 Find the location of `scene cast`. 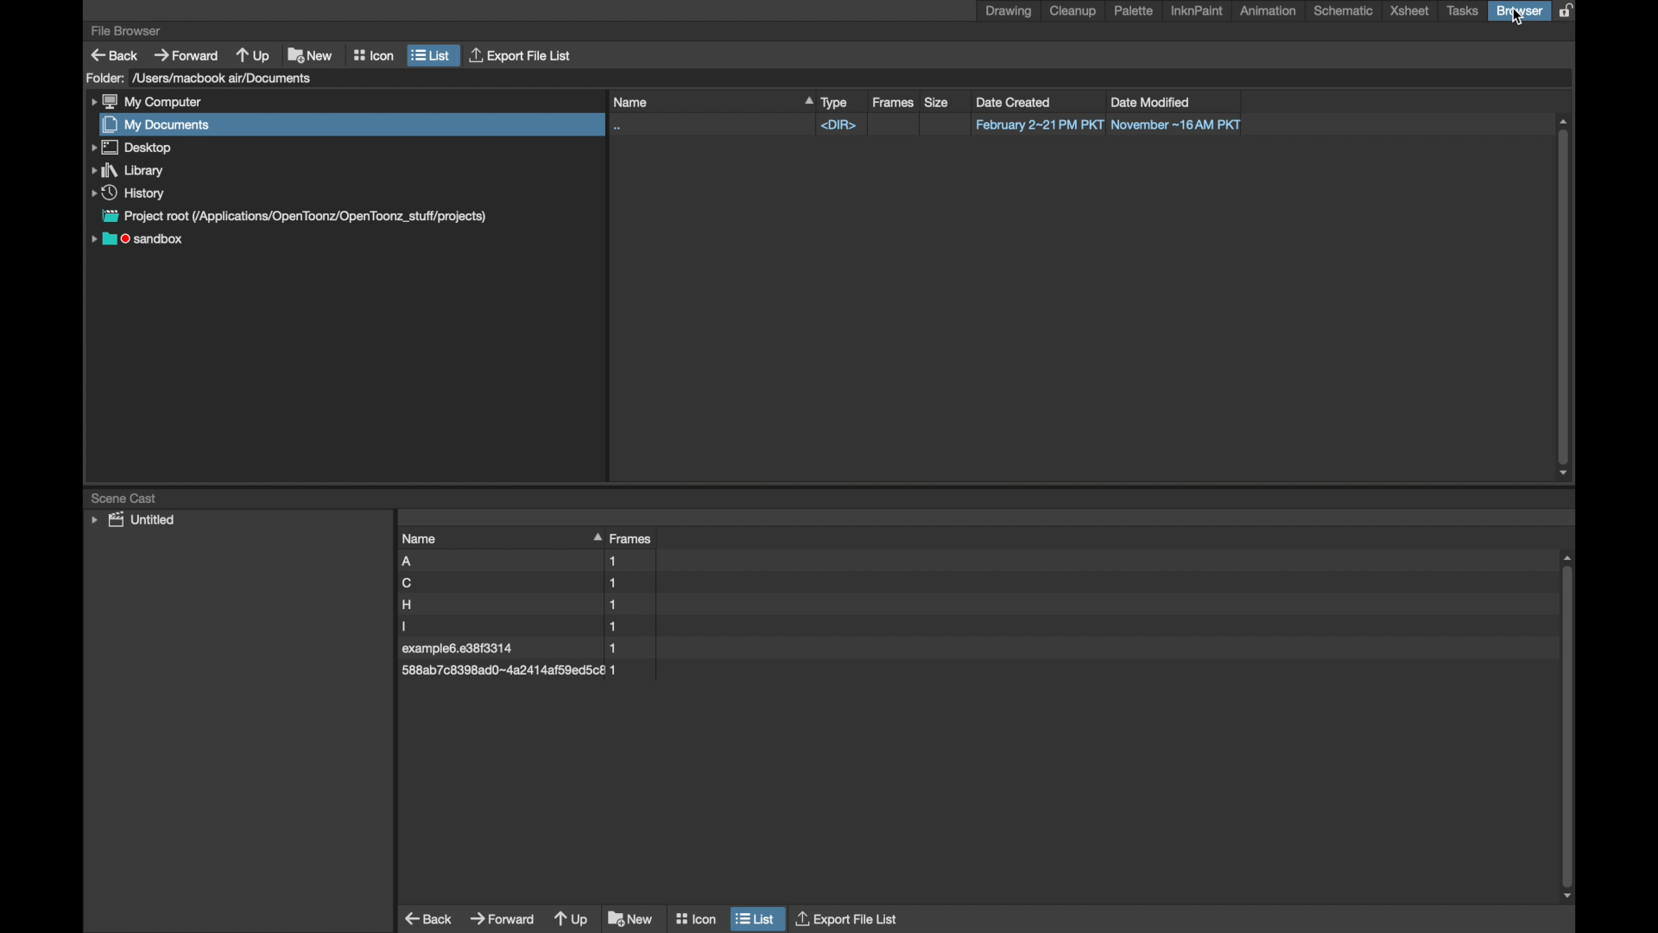

scene cast is located at coordinates (126, 498).